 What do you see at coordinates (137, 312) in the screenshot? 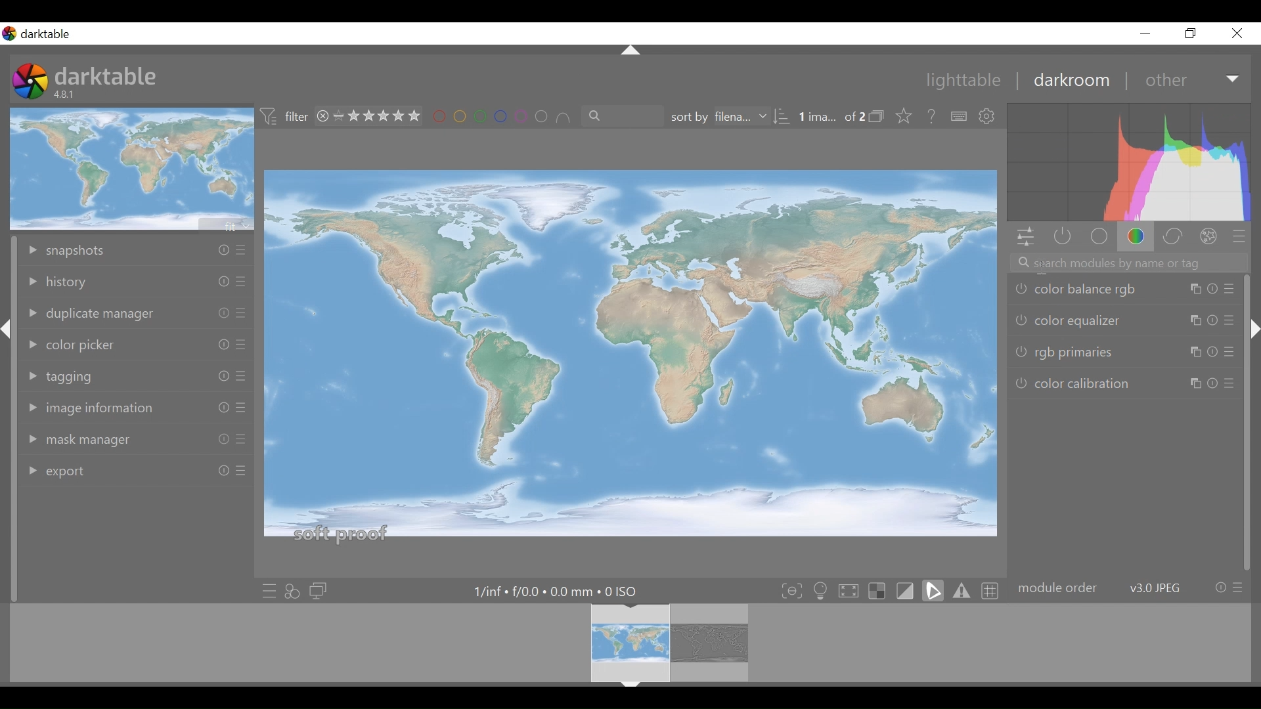
I see `duplicate manager` at bounding box center [137, 312].